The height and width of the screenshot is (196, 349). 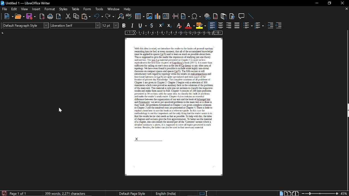 What do you see at coordinates (63, 9) in the screenshot?
I see `styles` at bounding box center [63, 9].